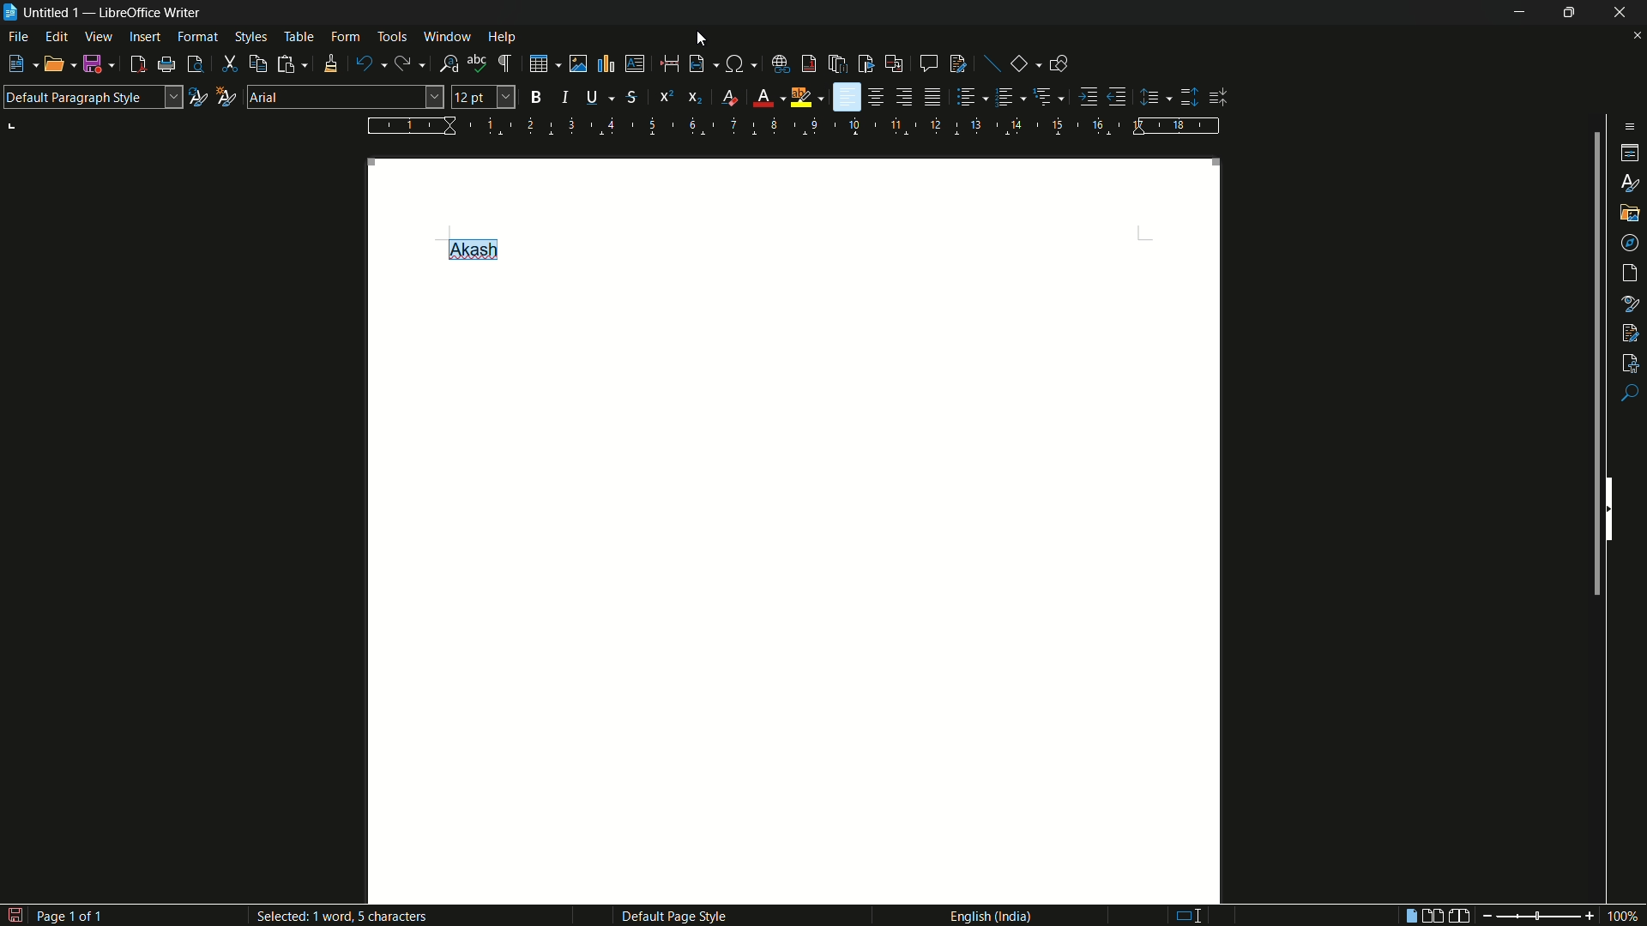  Describe the element at coordinates (1632, 274) in the screenshot. I see `page` at that location.